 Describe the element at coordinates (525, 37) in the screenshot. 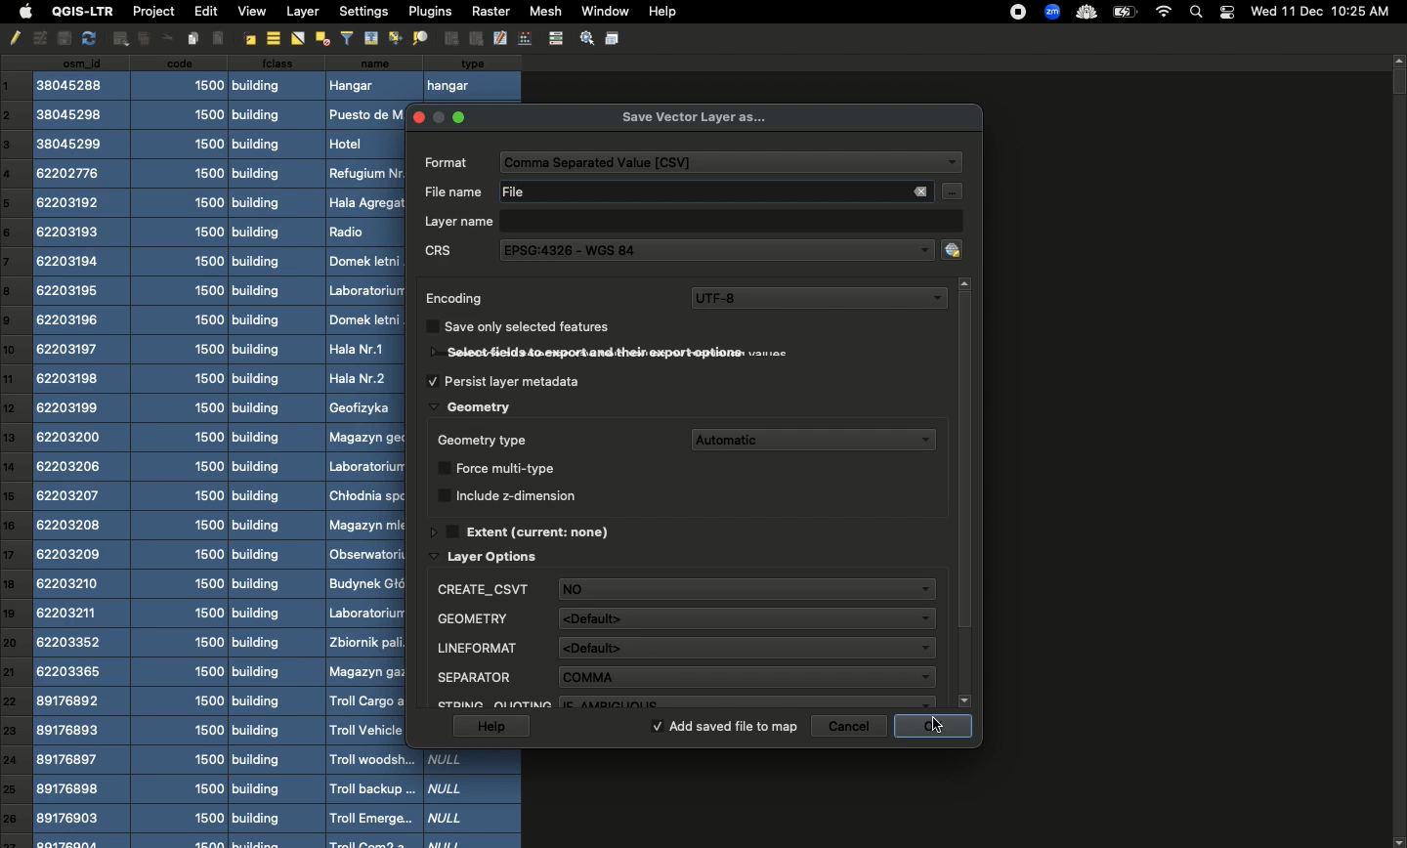

I see `Edit Points` at that location.